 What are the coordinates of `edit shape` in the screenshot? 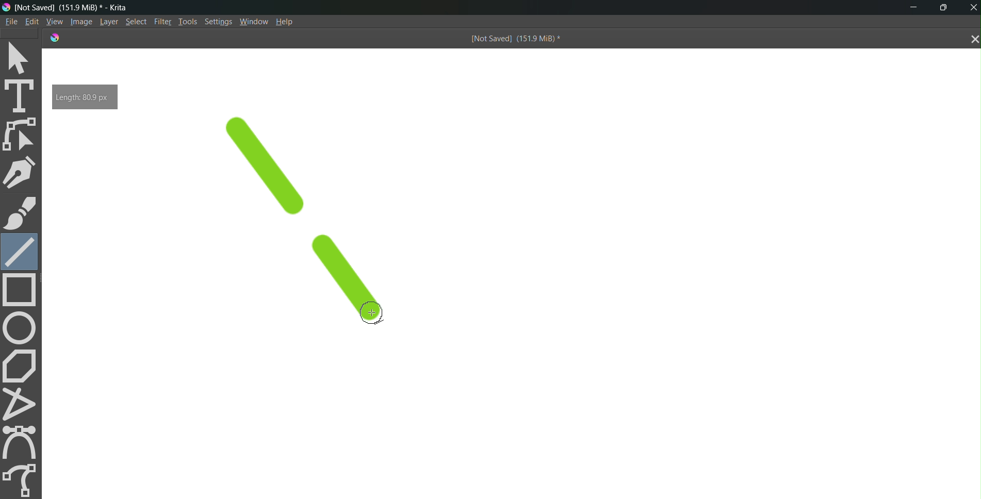 It's located at (22, 135).